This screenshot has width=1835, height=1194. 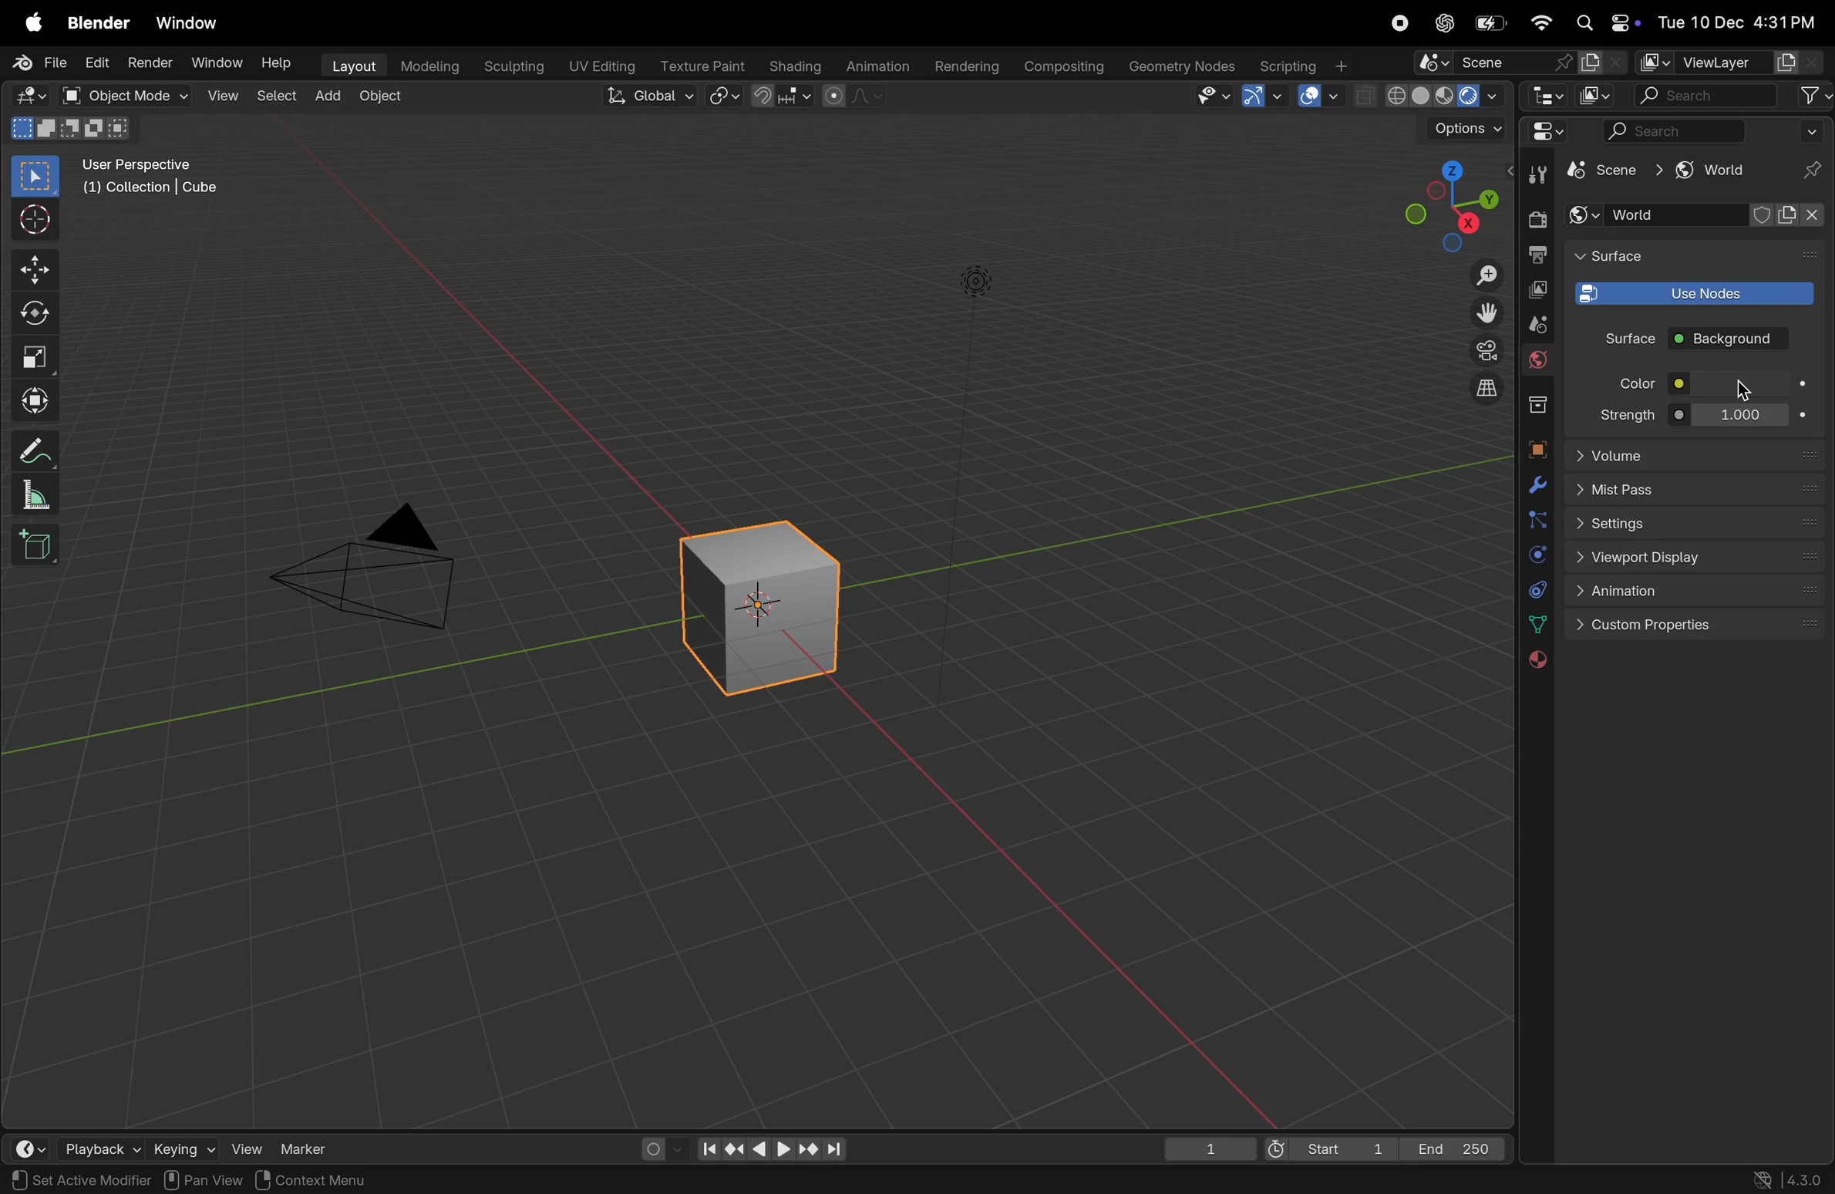 I want to click on World, so click(x=1701, y=216).